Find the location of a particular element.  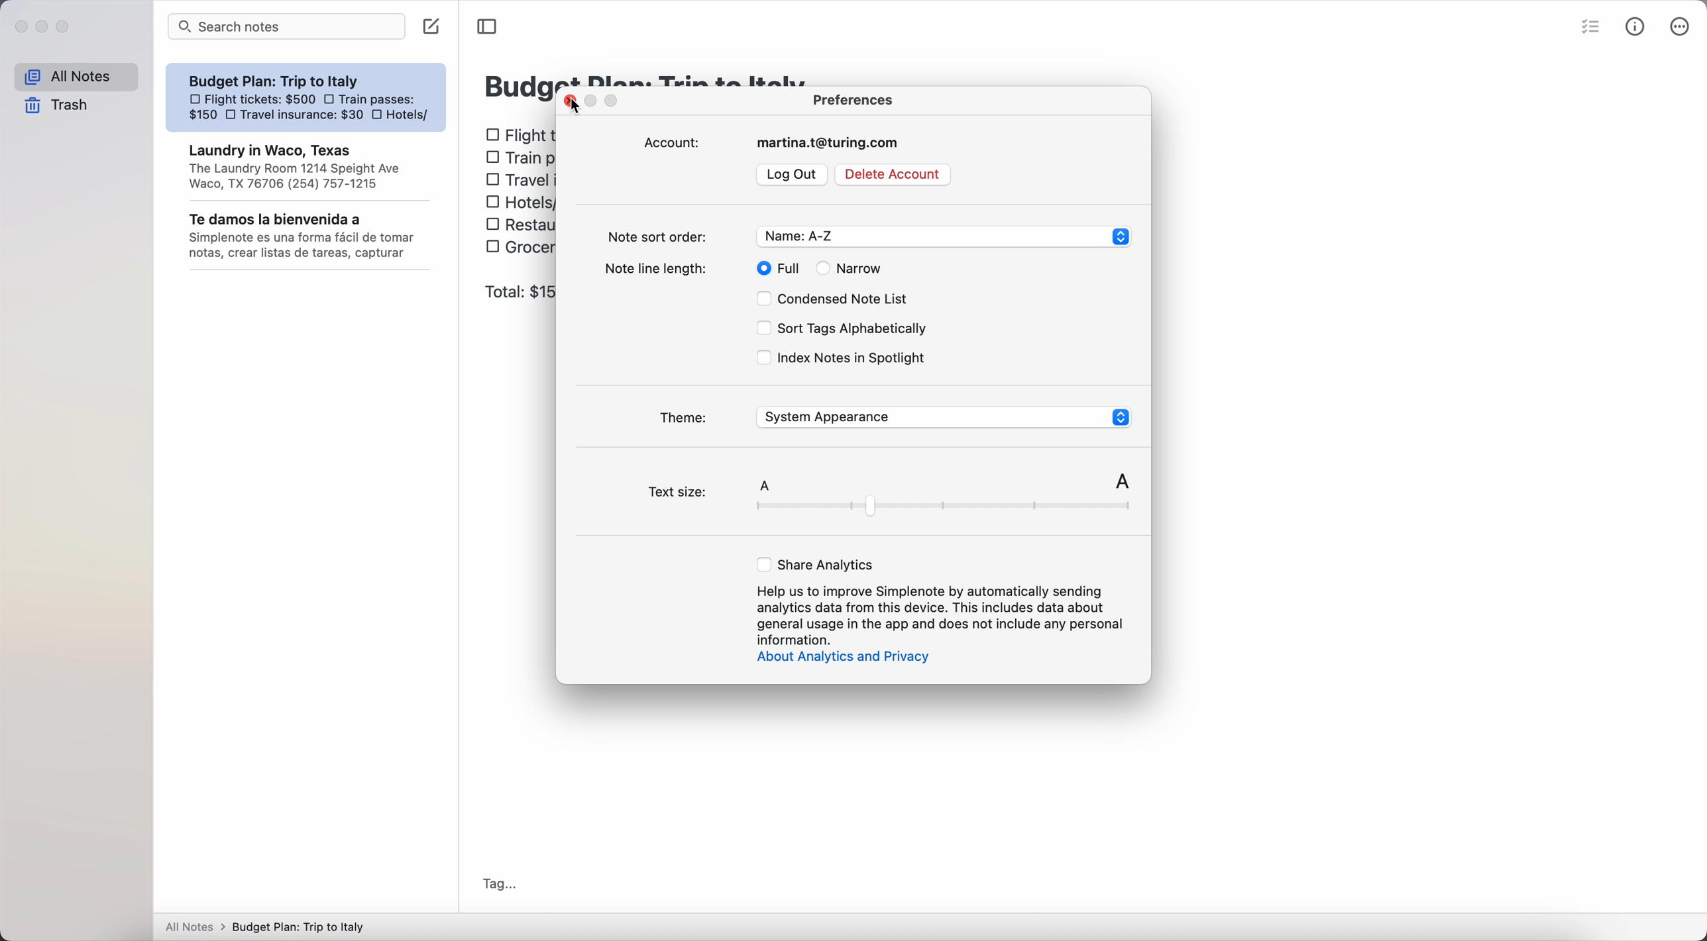

log out is located at coordinates (794, 174).